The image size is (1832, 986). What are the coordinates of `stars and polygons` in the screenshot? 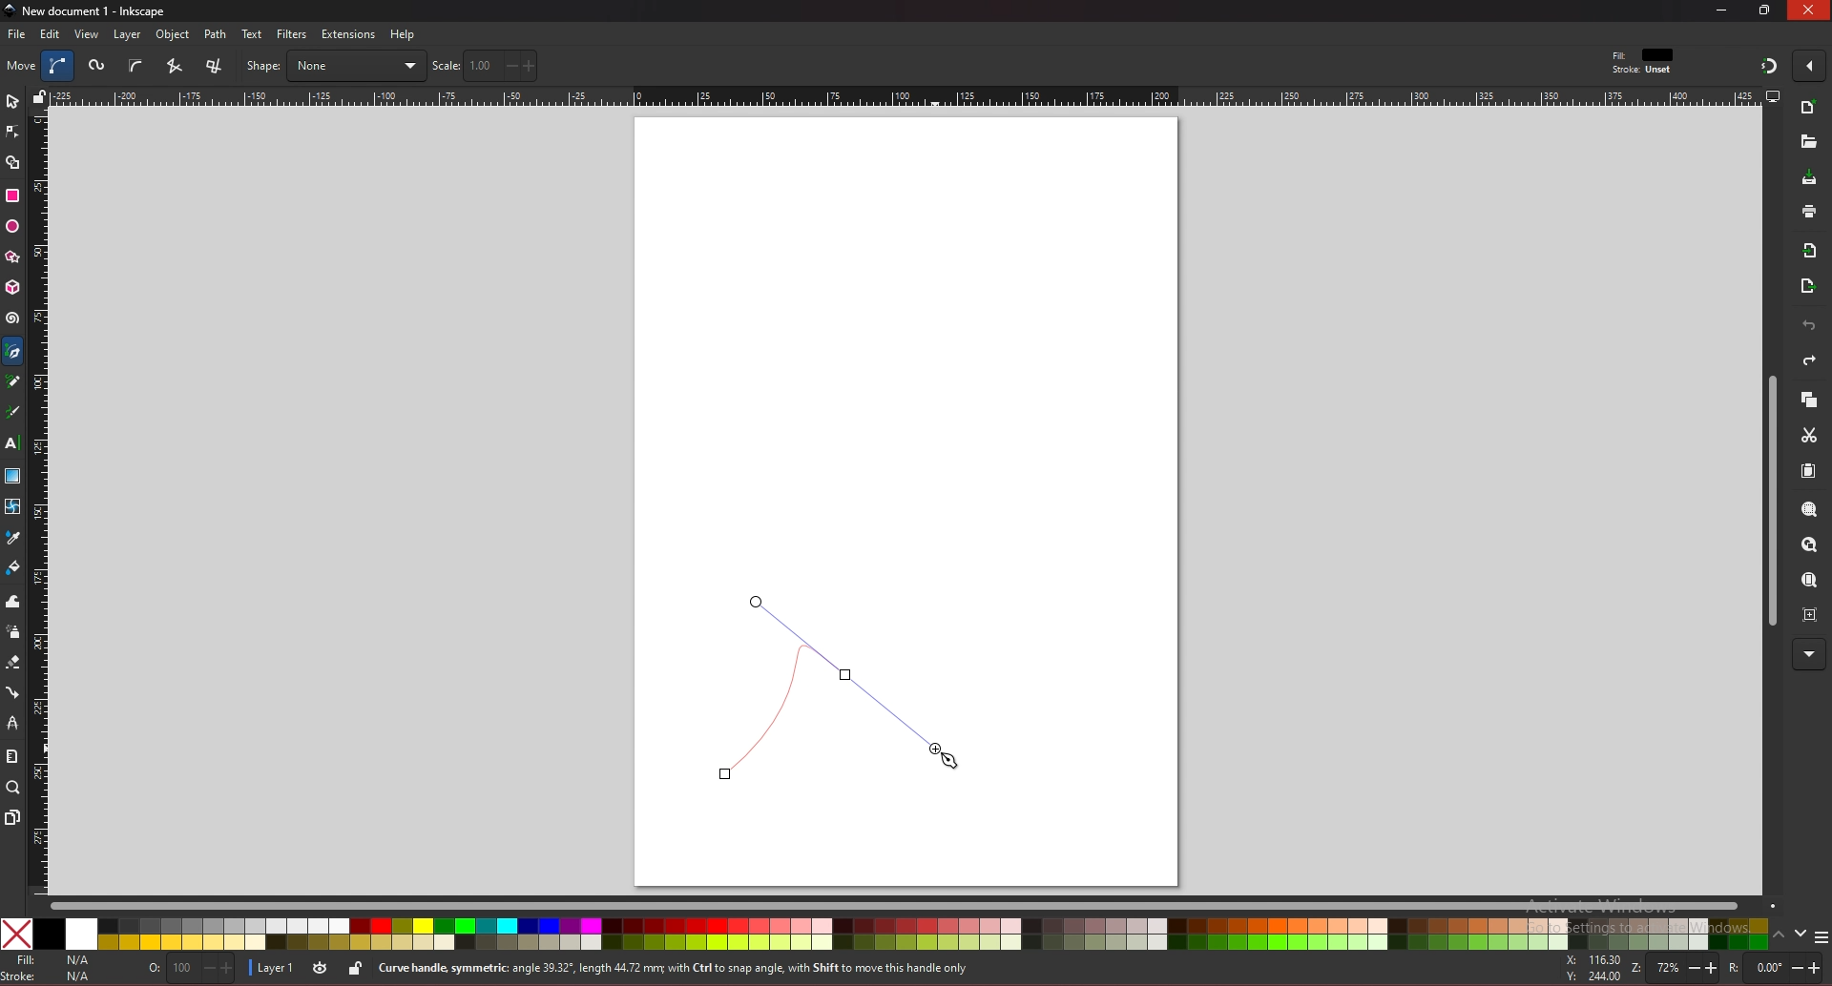 It's located at (13, 257).